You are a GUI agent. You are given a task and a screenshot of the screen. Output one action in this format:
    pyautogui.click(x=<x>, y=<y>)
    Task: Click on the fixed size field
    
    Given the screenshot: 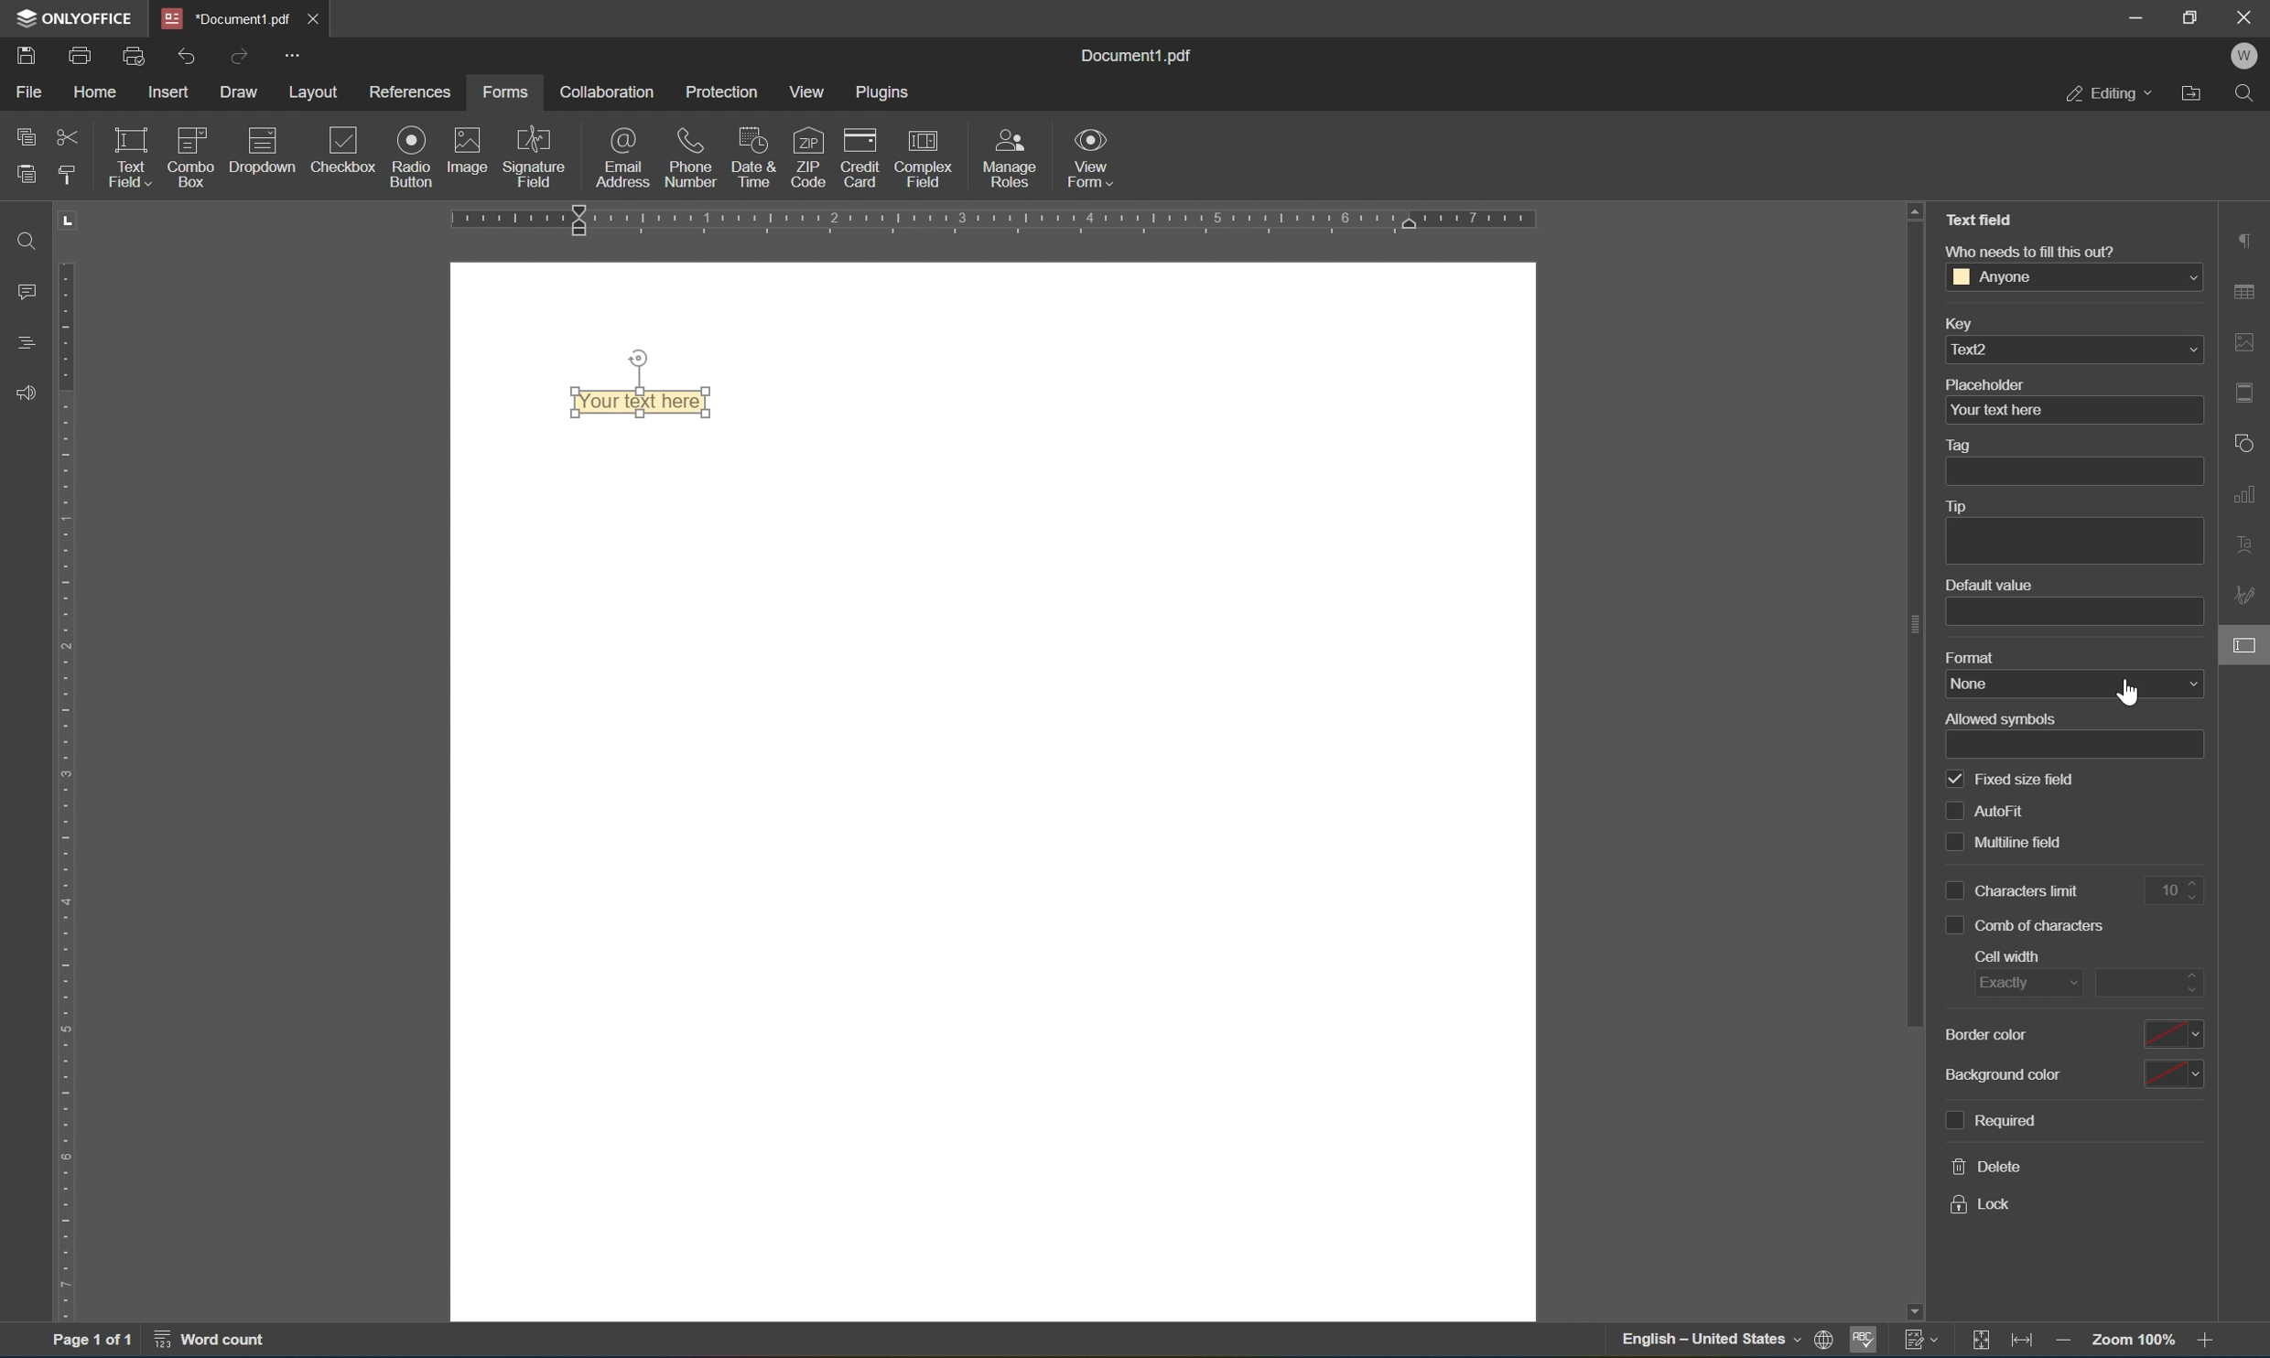 What is the action you would take?
    pyautogui.click(x=2007, y=778)
    